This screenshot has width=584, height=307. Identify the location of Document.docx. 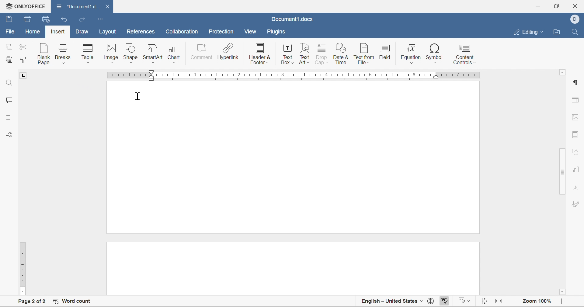
(291, 20).